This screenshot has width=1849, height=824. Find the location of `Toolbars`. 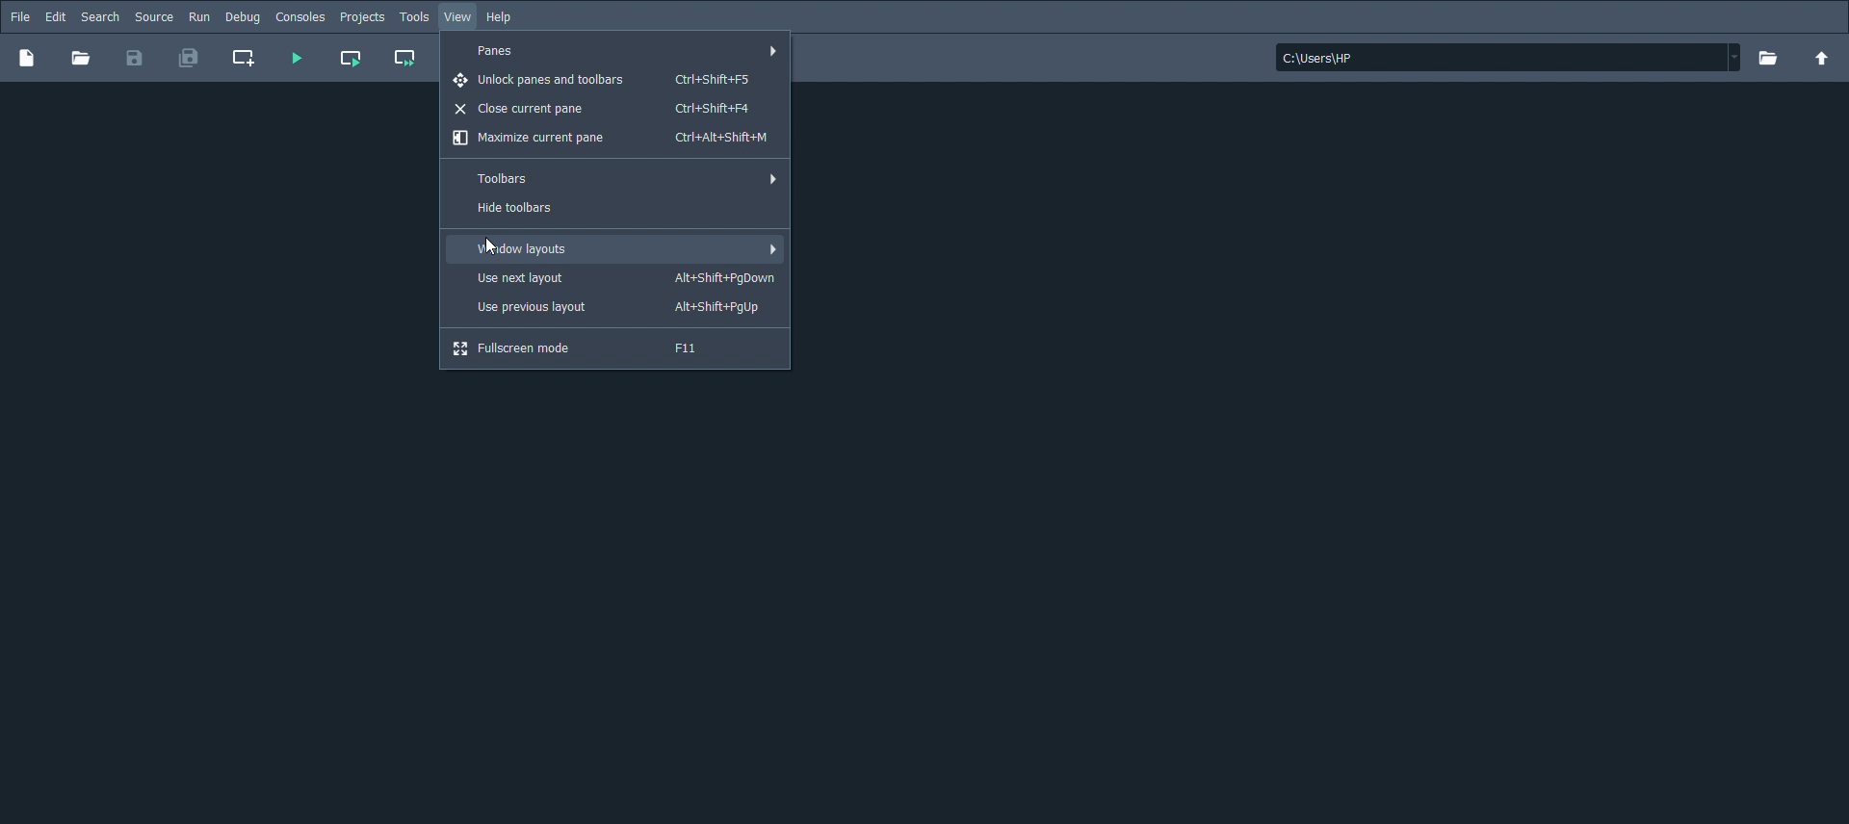

Toolbars is located at coordinates (623, 179).